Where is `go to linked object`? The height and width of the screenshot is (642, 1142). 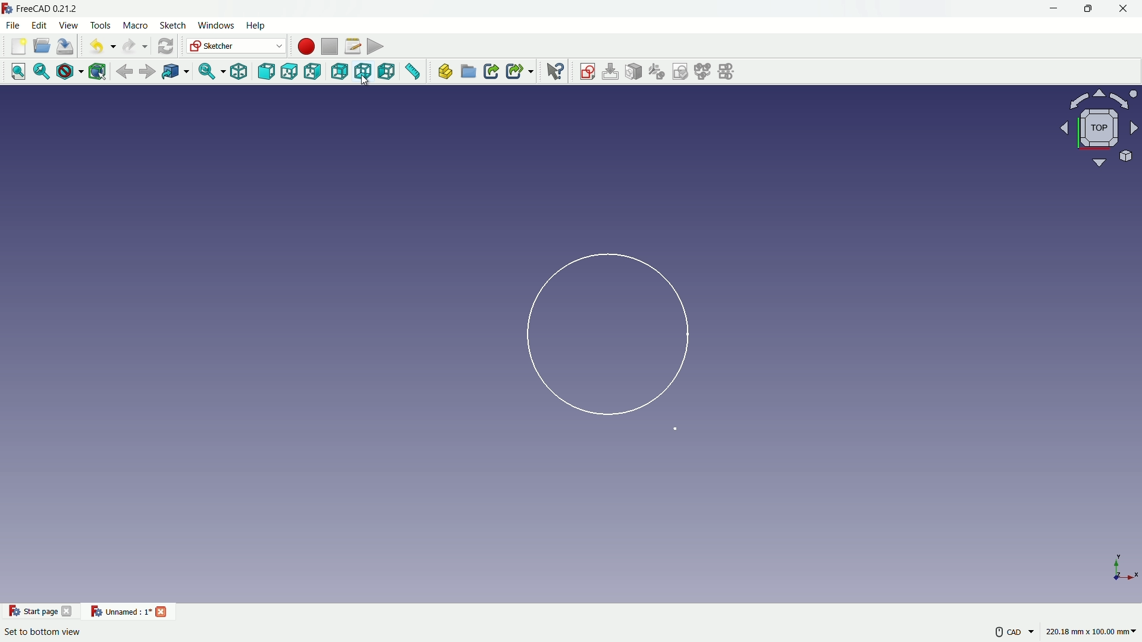 go to linked object is located at coordinates (175, 71).